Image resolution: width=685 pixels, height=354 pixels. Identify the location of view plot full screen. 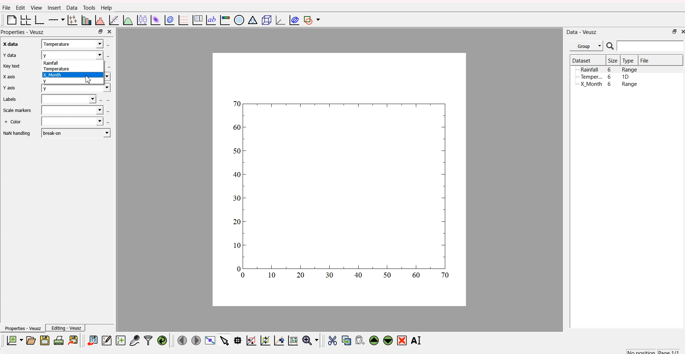
(210, 340).